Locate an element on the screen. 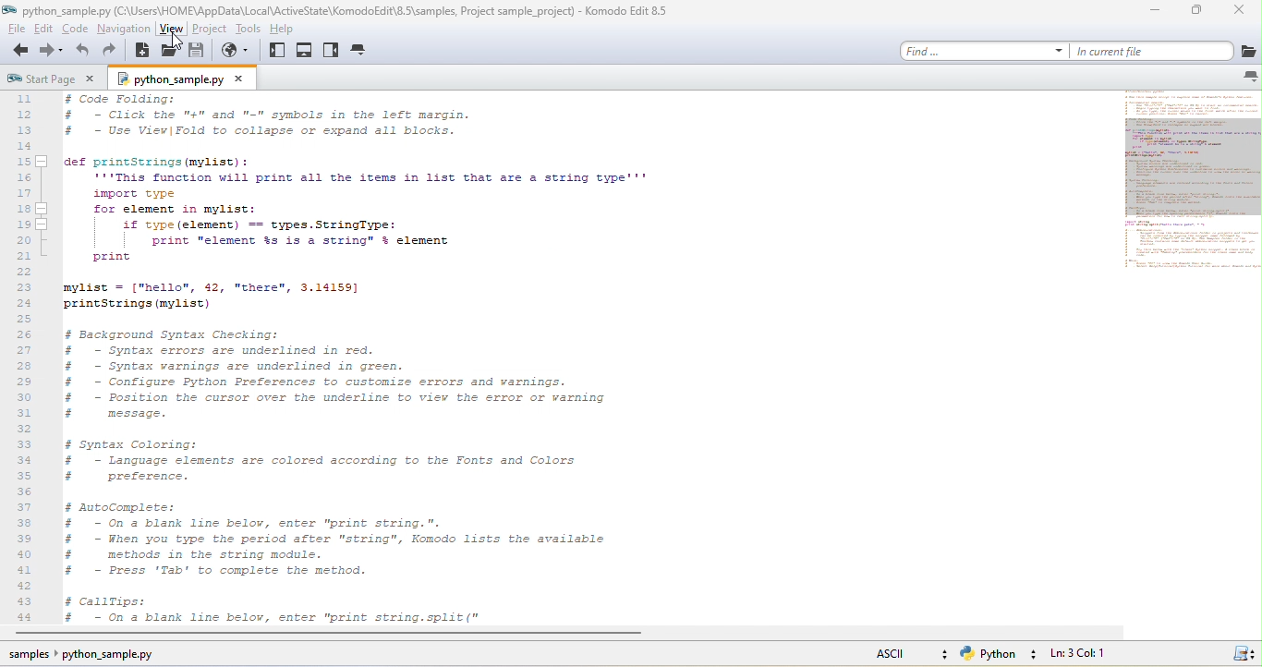 This screenshot has height=667, width=1262. bottom pane is located at coordinates (305, 50).